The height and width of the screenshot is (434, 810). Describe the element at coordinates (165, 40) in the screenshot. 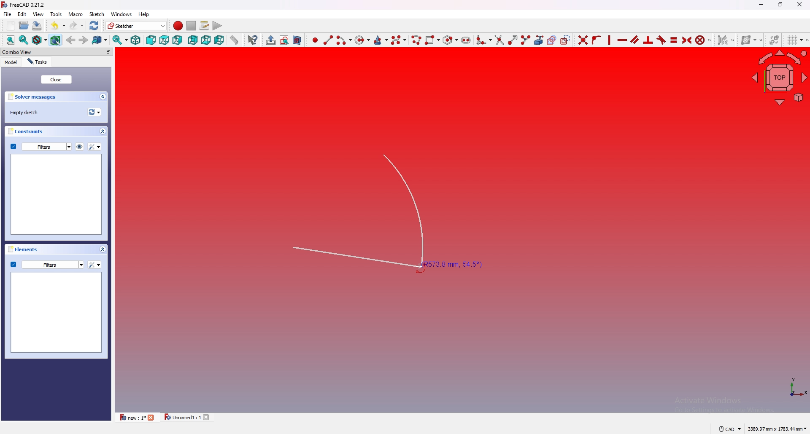

I see `top` at that location.